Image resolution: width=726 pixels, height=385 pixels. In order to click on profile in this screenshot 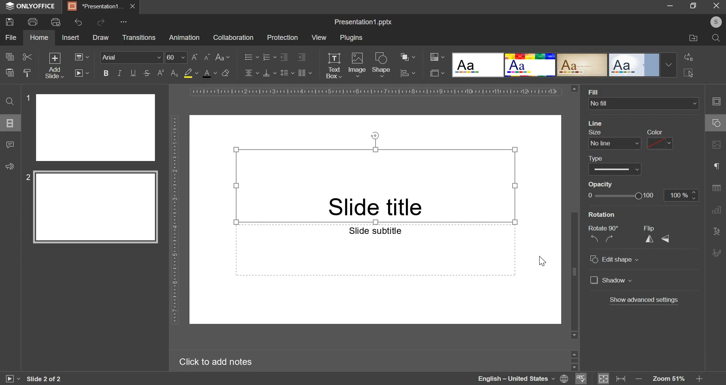, I will do `click(714, 22)`.